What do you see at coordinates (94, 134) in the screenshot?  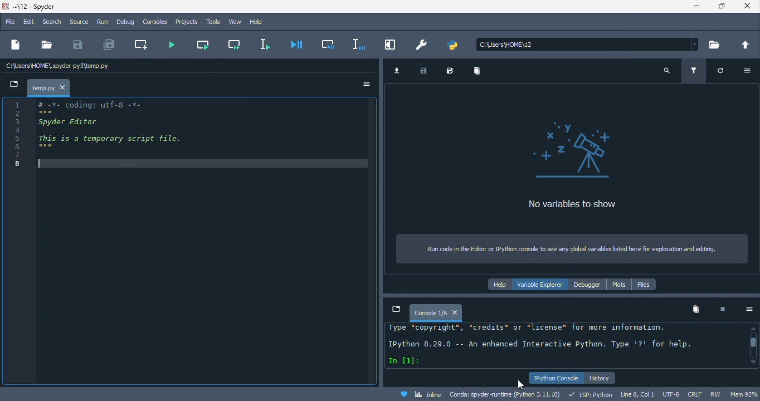 I see `coding` at bounding box center [94, 134].